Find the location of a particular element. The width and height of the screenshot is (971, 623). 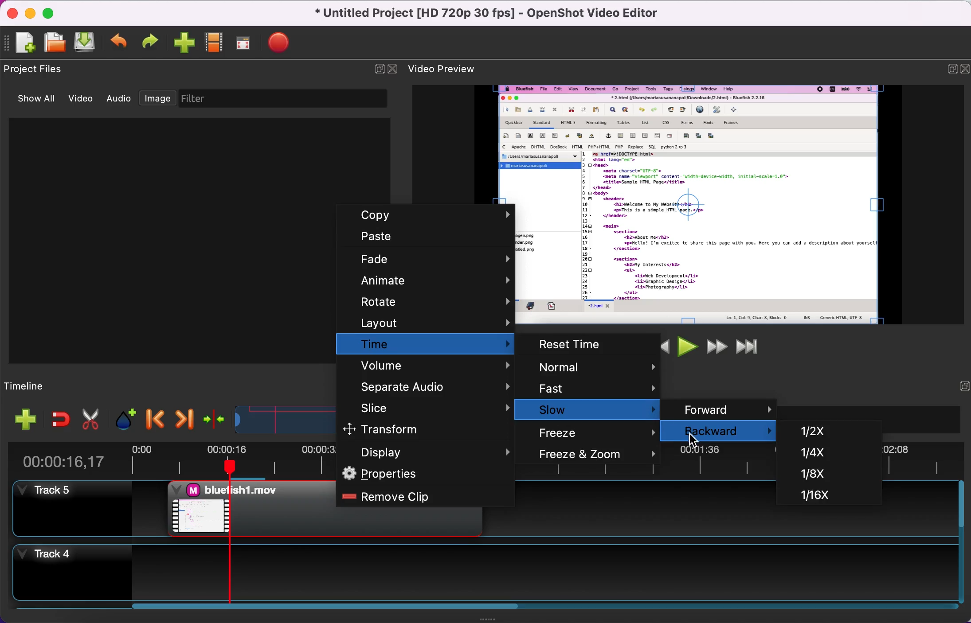

previous marker is located at coordinates (153, 416).